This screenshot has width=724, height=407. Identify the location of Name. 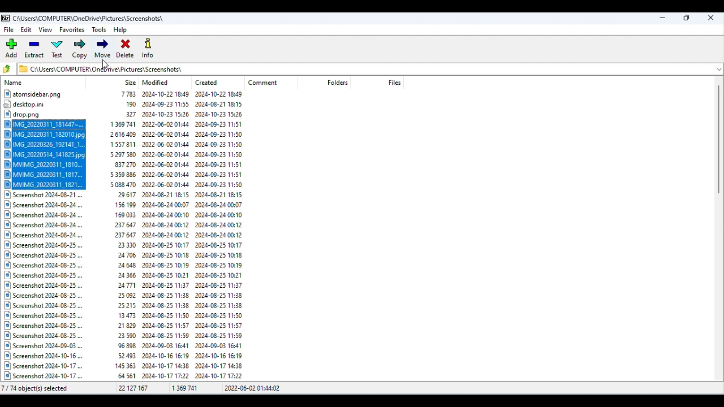
(15, 83).